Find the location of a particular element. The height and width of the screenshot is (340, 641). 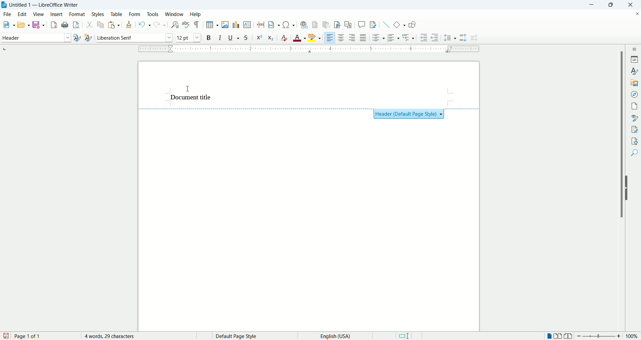

insert is located at coordinates (56, 14).